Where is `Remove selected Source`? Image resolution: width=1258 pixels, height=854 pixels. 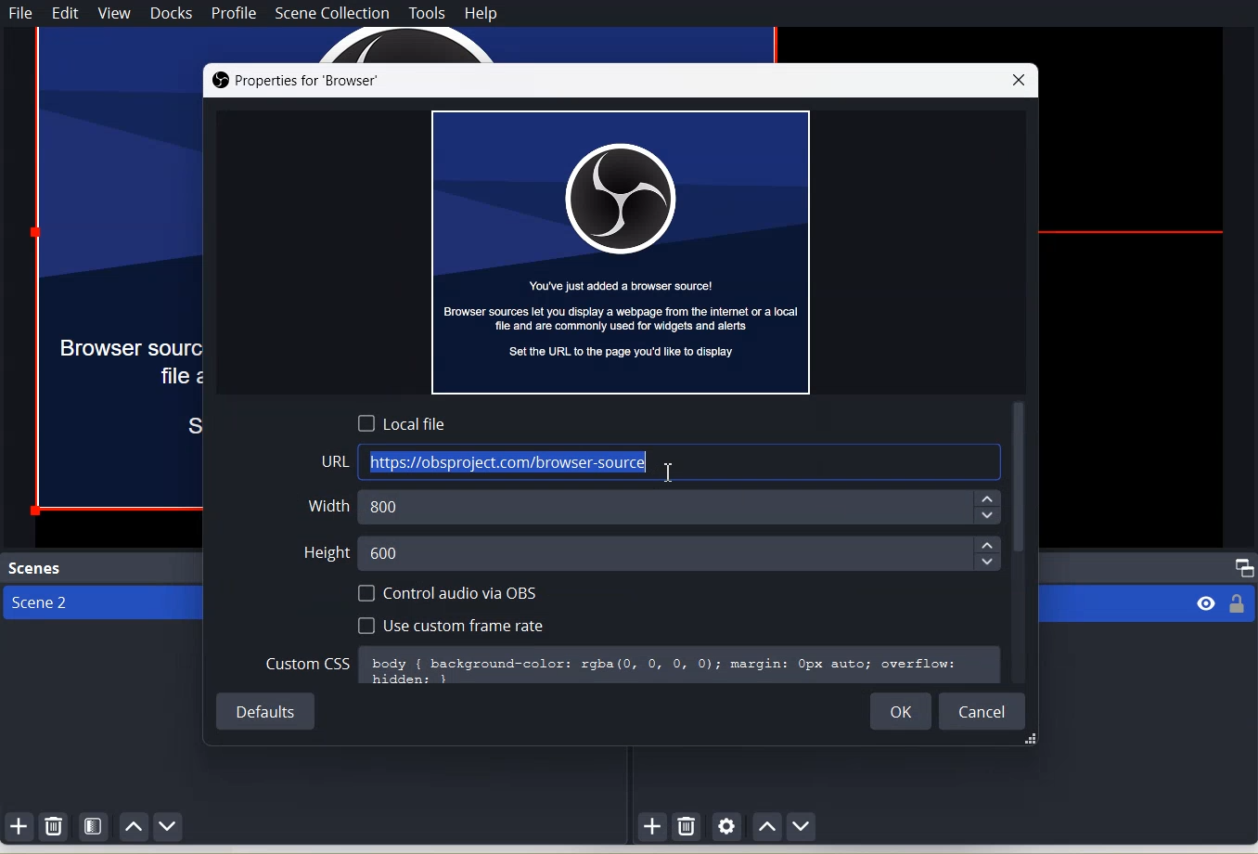 Remove selected Source is located at coordinates (687, 825).